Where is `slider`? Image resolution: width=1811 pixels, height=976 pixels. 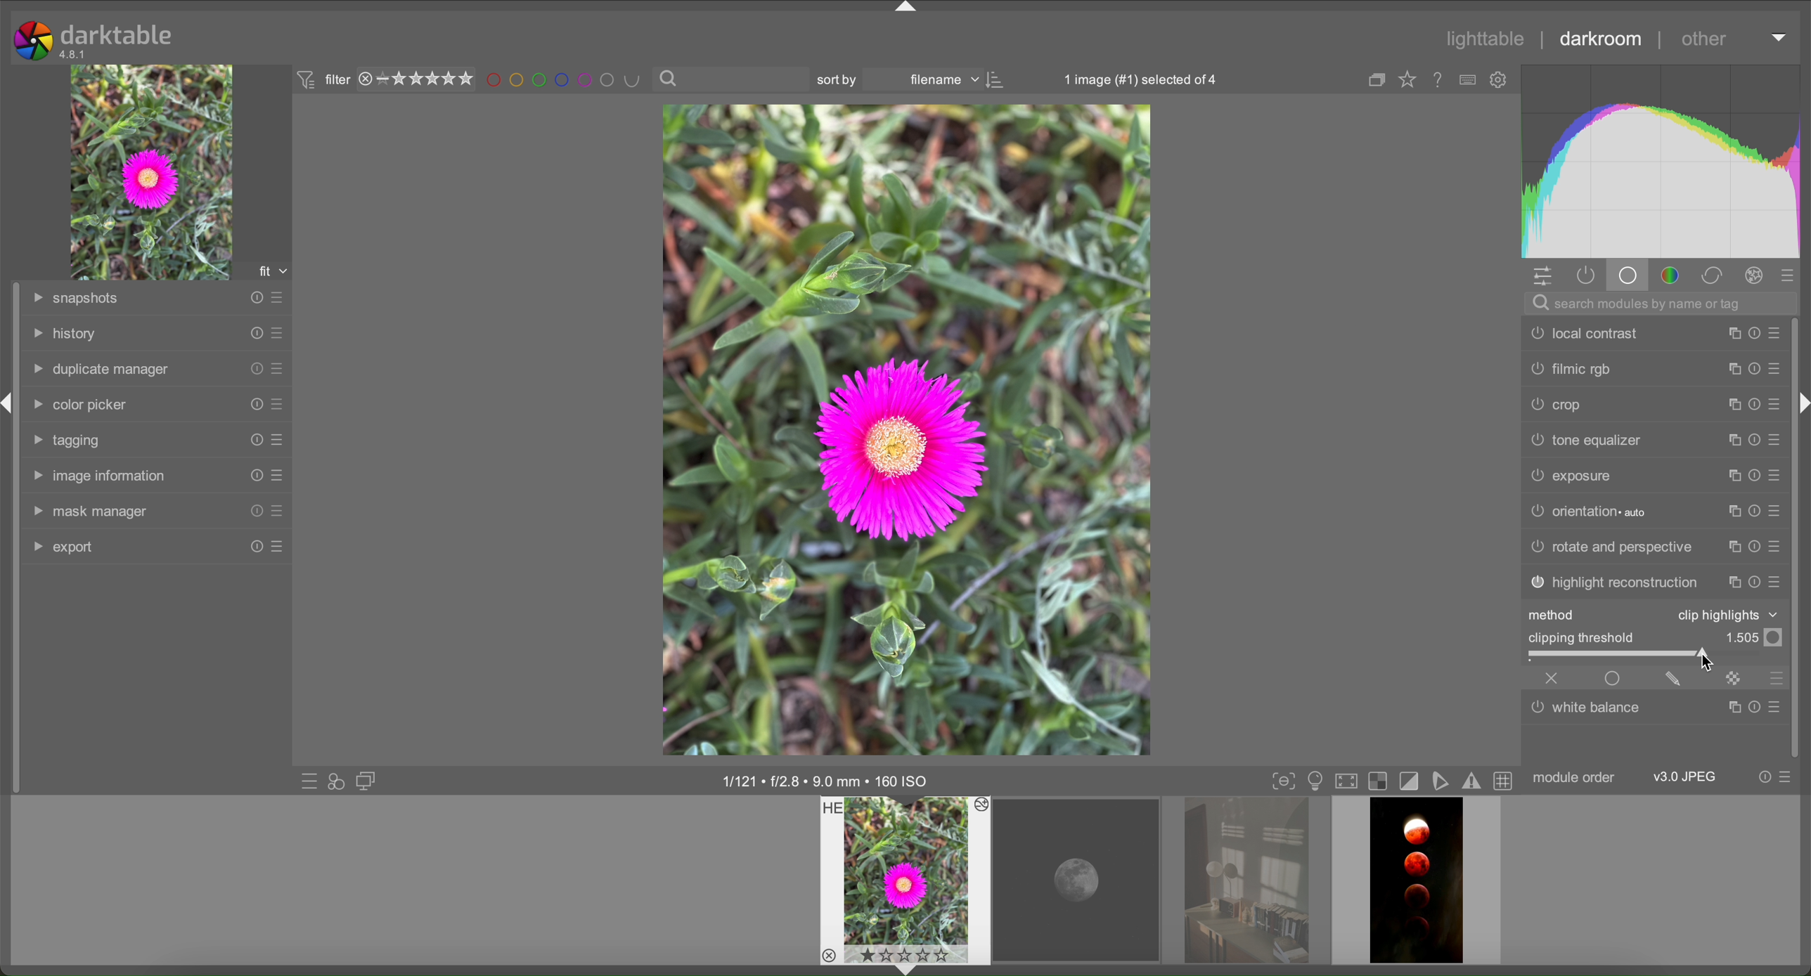
slider is located at coordinates (1658, 656).